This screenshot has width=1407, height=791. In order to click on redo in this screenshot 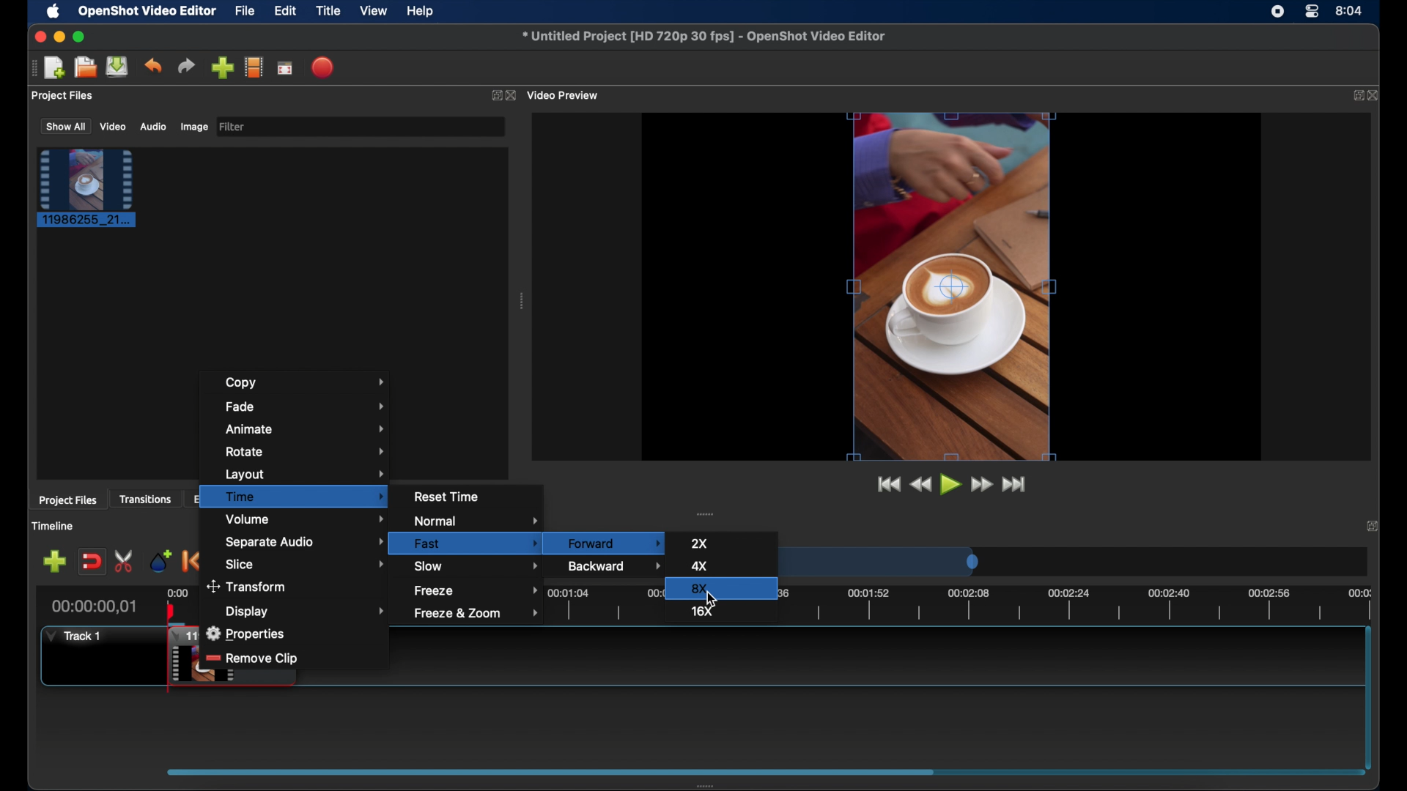, I will do `click(186, 65)`.